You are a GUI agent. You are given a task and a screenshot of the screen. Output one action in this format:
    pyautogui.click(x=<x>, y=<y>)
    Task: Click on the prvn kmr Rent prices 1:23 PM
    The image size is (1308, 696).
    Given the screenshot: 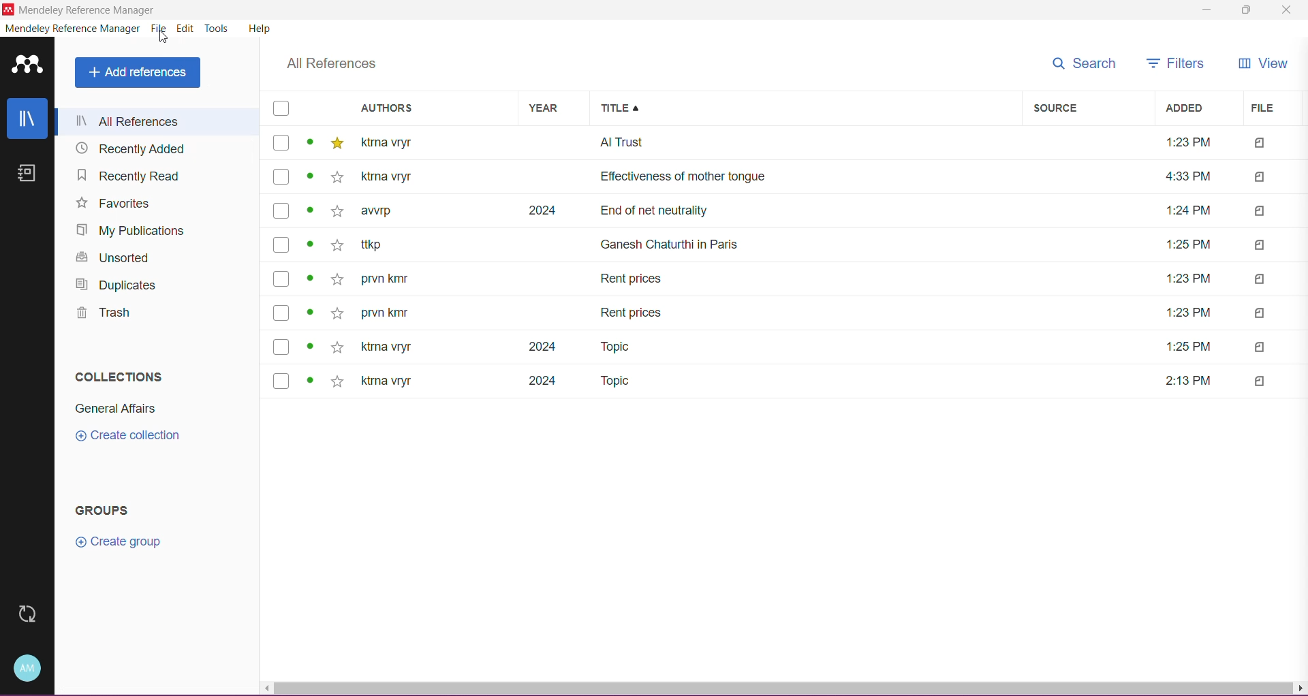 What is the action you would take?
    pyautogui.click(x=788, y=315)
    